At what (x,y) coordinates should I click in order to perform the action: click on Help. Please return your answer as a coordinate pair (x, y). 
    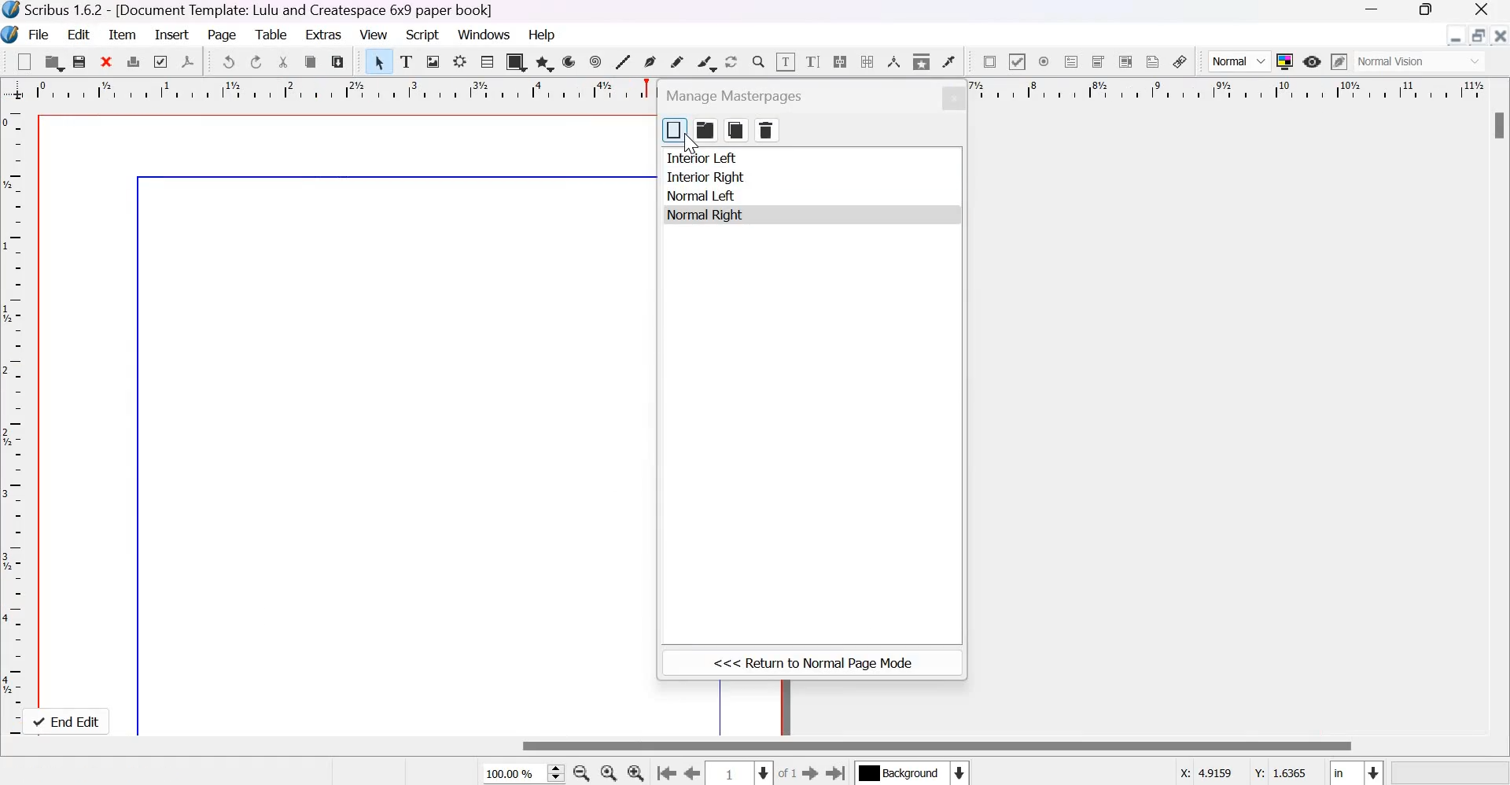
    Looking at the image, I should click on (543, 34).